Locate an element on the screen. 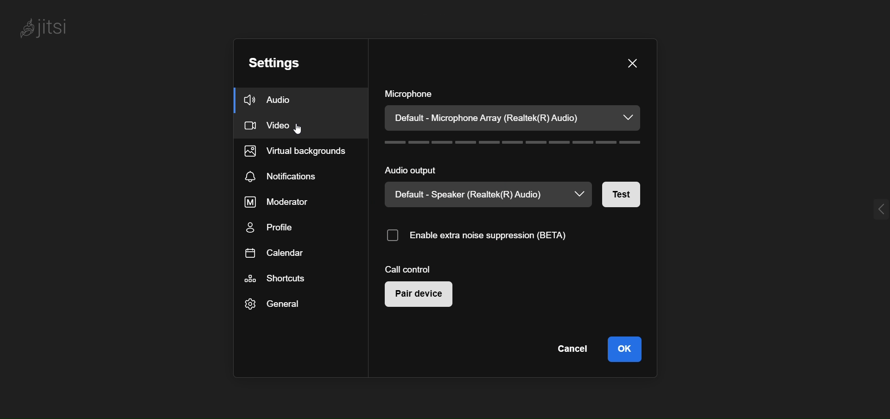  close dialog is located at coordinates (635, 63).